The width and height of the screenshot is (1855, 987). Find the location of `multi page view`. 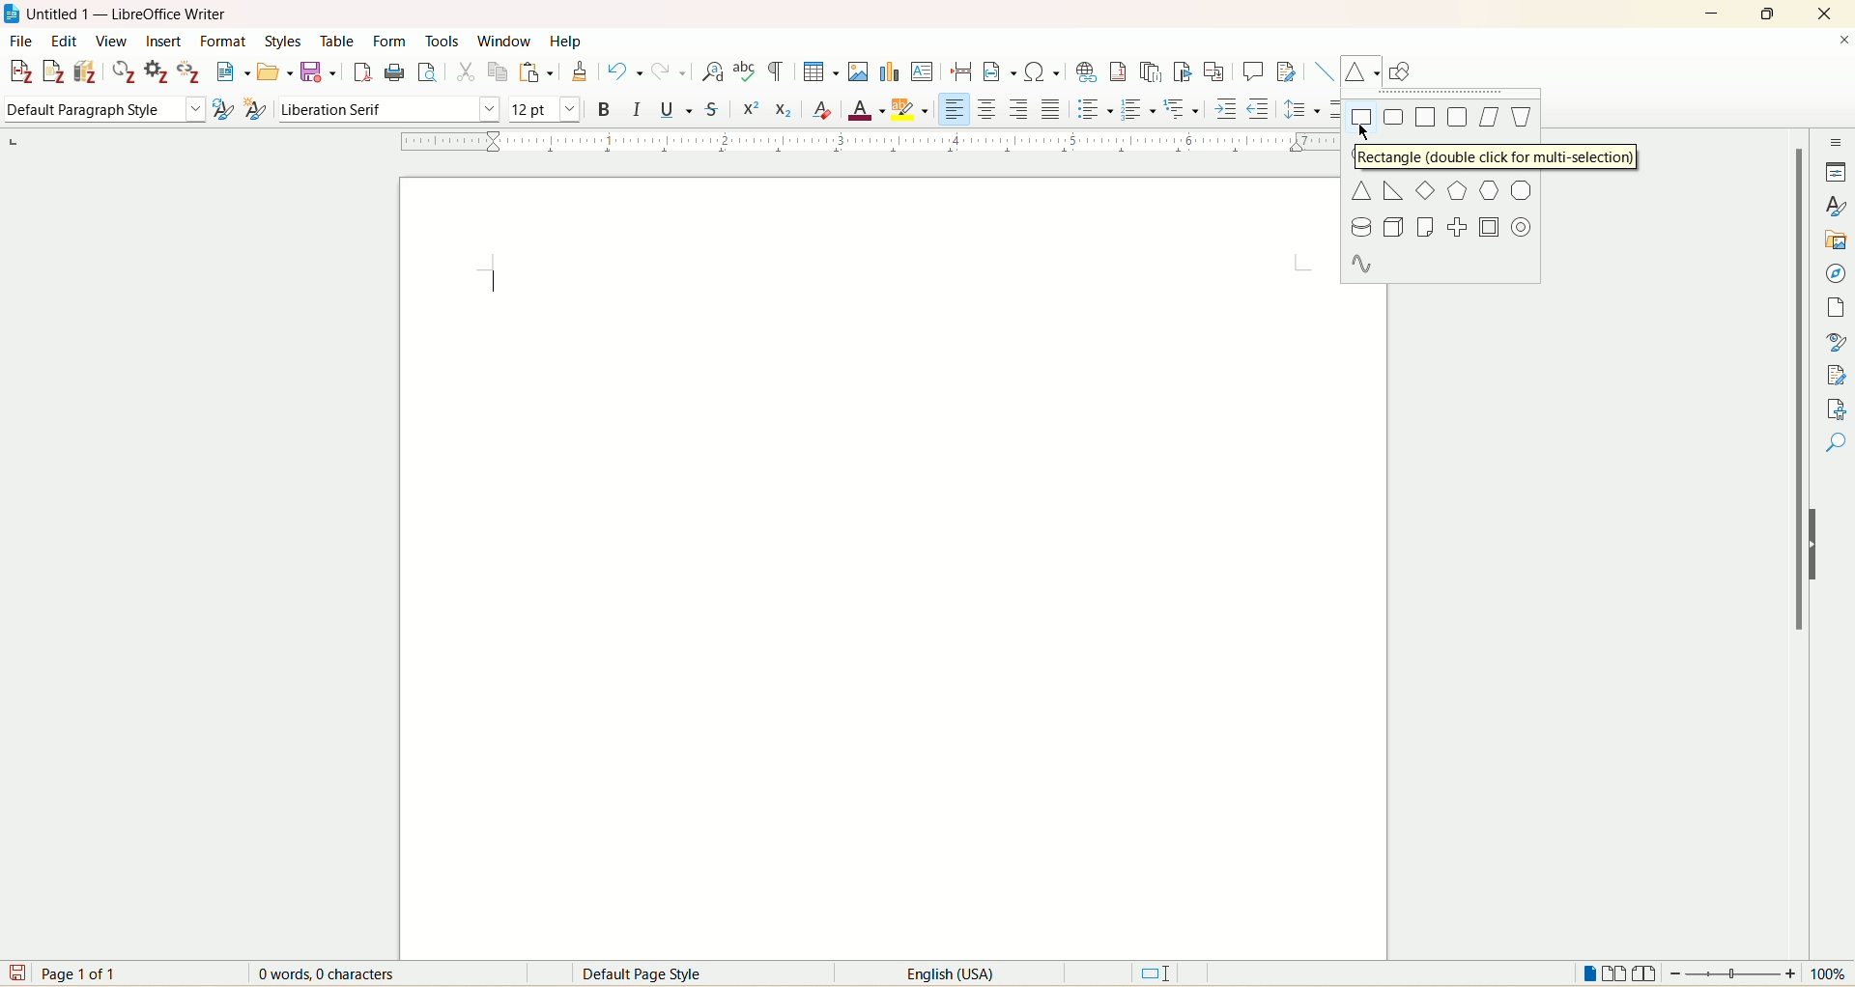

multi page view is located at coordinates (1615, 973).